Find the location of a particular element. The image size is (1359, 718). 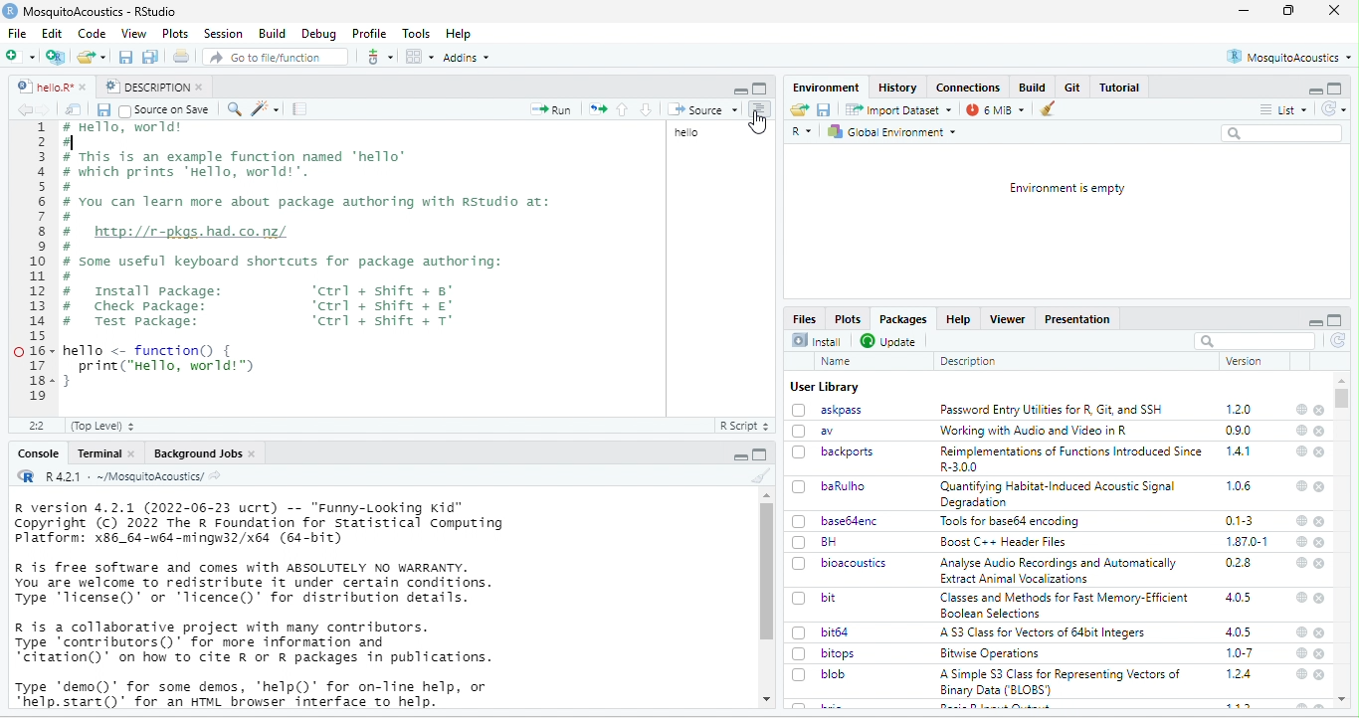

0.1-3 is located at coordinates (1240, 520).